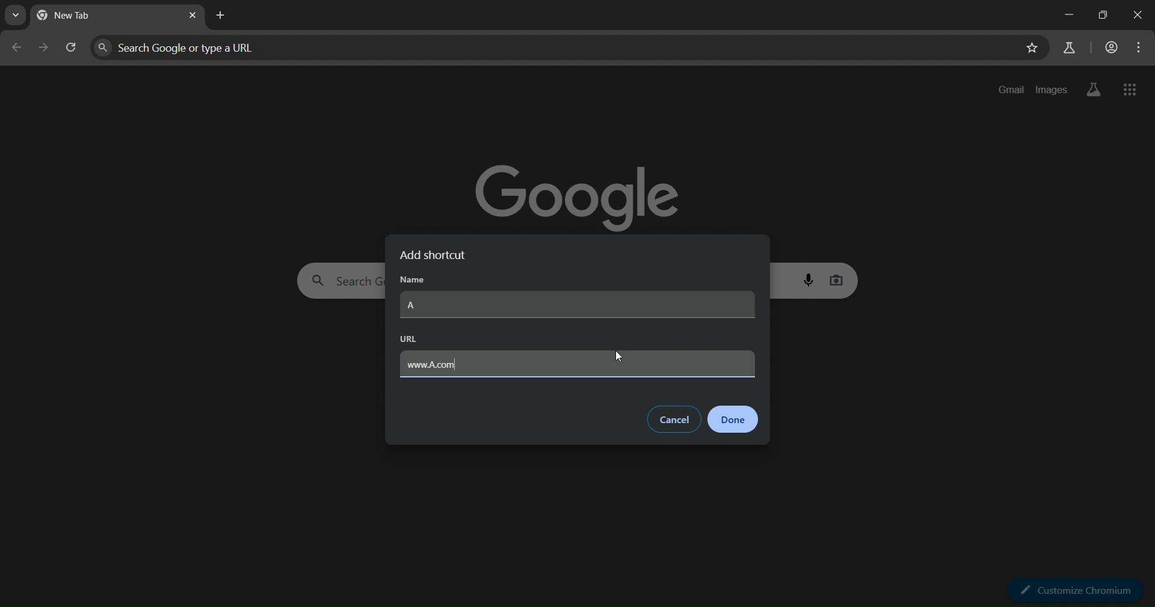 Image resolution: width=1155 pixels, height=607 pixels. Describe the element at coordinates (412, 281) in the screenshot. I see `name` at that location.